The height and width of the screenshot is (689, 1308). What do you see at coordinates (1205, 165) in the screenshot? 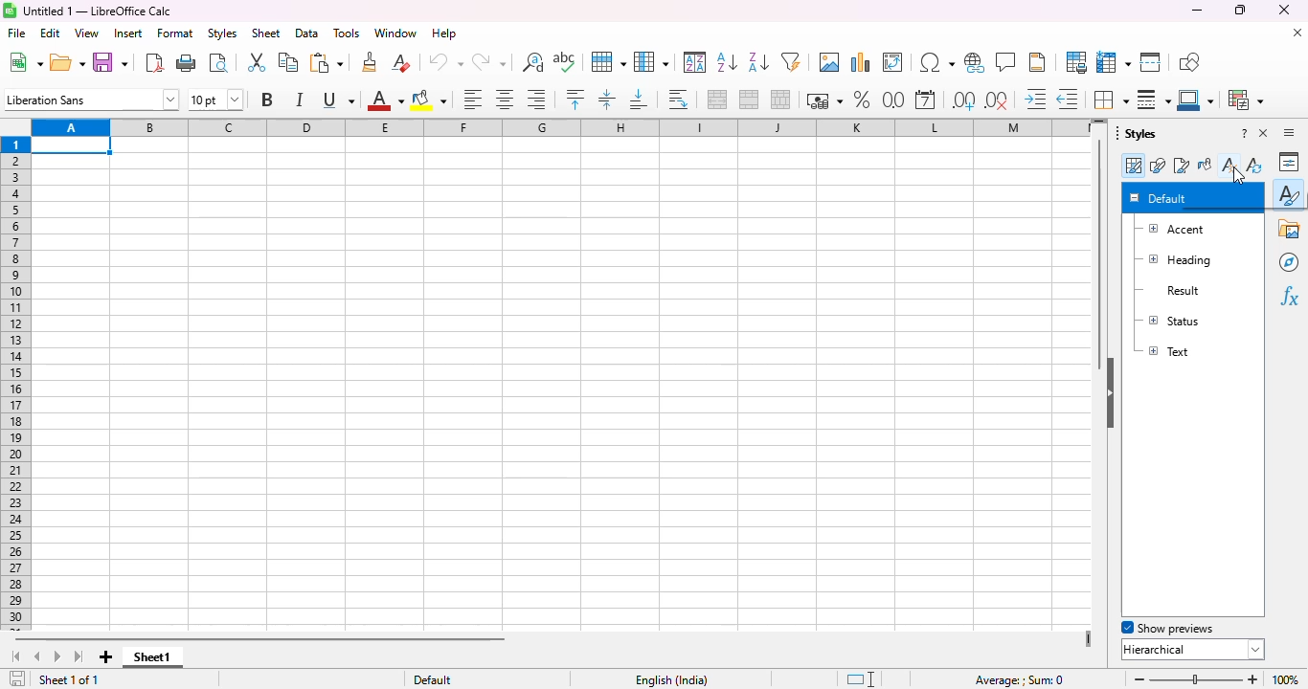
I see `fill format mode` at bounding box center [1205, 165].